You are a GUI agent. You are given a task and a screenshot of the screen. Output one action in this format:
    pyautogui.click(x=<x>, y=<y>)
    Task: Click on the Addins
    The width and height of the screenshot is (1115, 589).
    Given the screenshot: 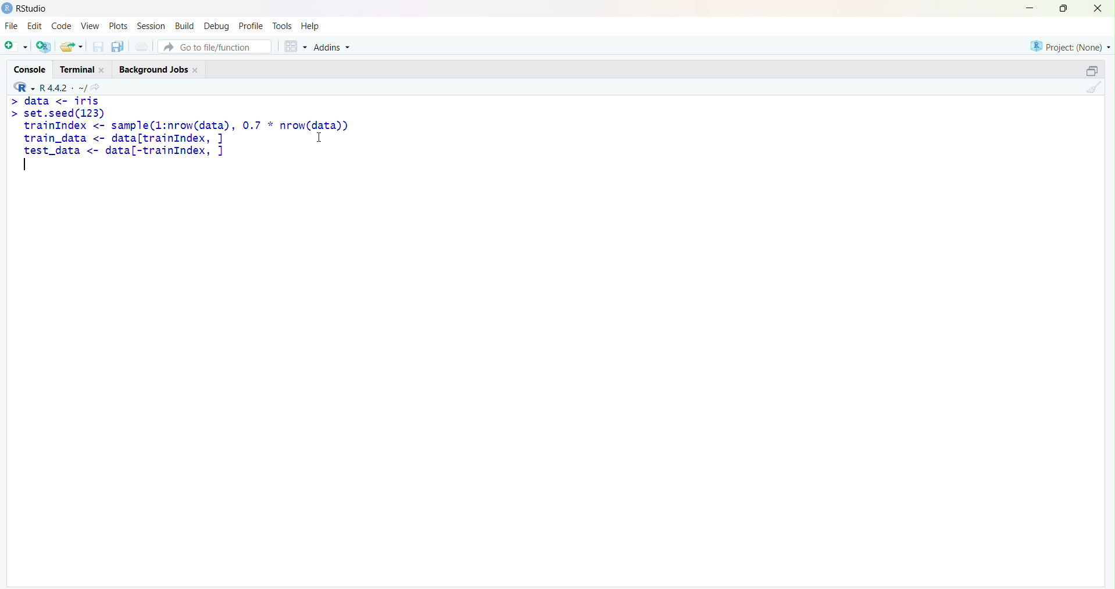 What is the action you would take?
    pyautogui.click(x=334, y=46)
    